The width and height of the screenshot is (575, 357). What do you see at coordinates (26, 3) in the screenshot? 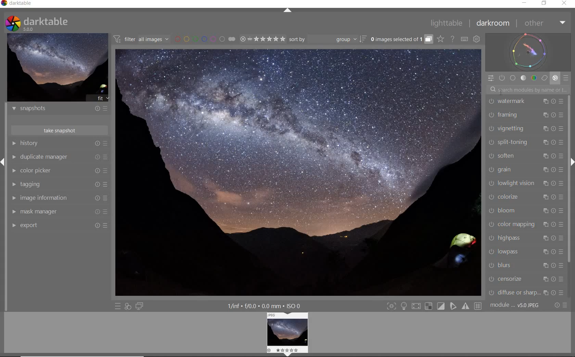
I see `darktable` at bounding box center [26, 3].